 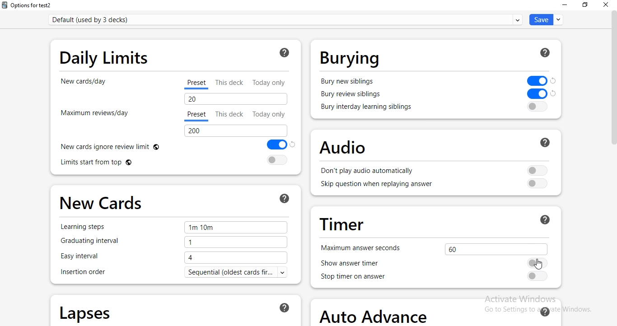 I want to click on limts, so click(x=175, y=162).